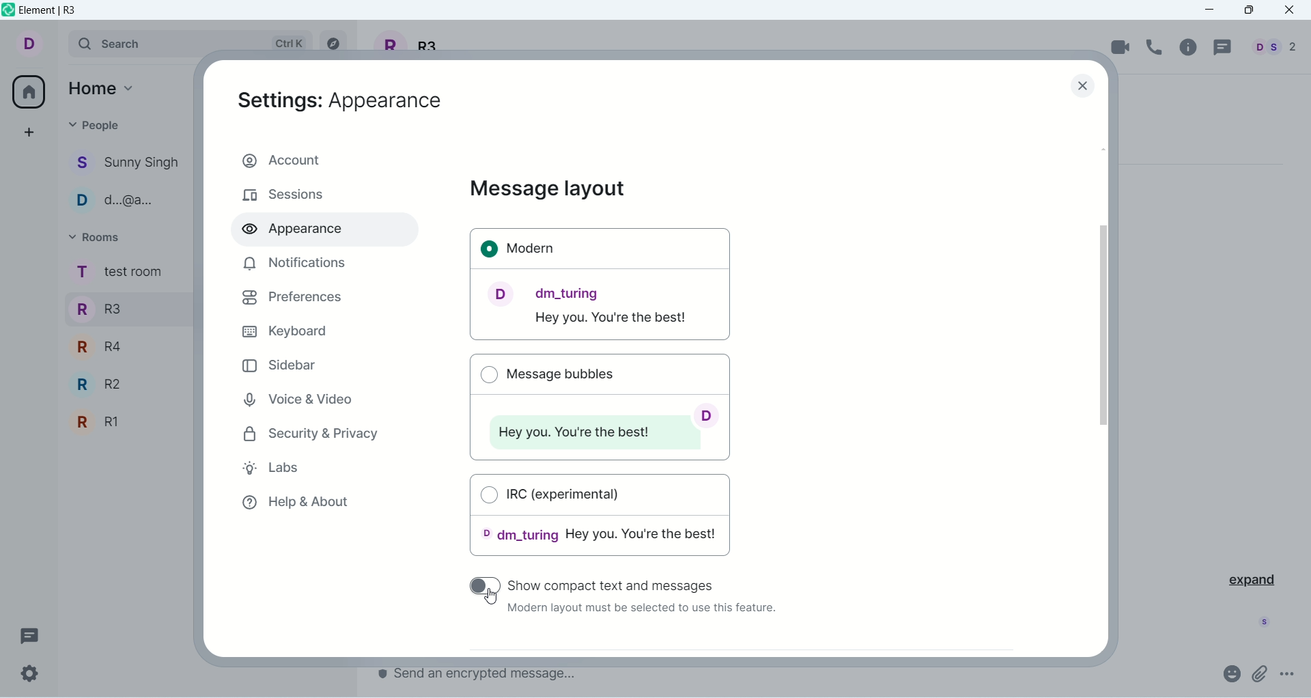 This screenshot has width=1311, height=698. I want to click on threads, so click(1220, 48).